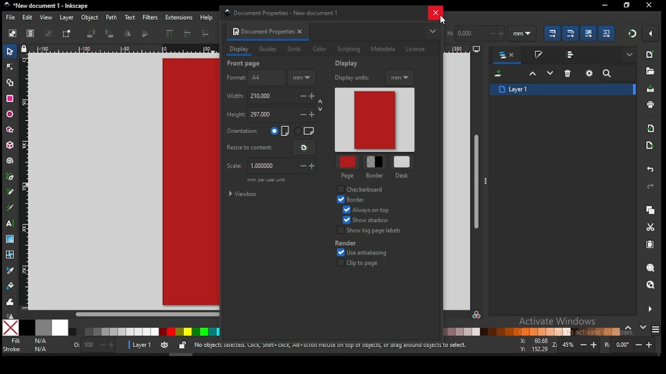 Image resolution: width=666 pixels, height=374 pixels. I want to click on rectangle tool, so click(10, 99).